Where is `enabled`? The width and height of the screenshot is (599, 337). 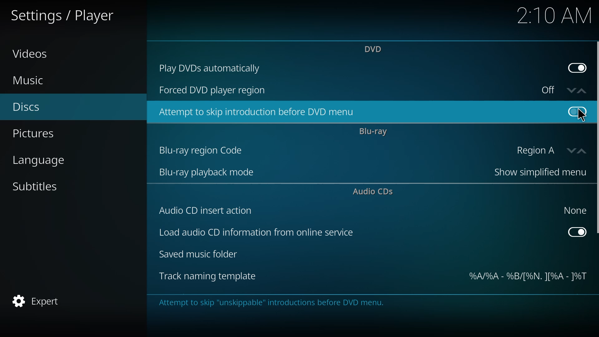
enabled is located at coordinates (575, 232).